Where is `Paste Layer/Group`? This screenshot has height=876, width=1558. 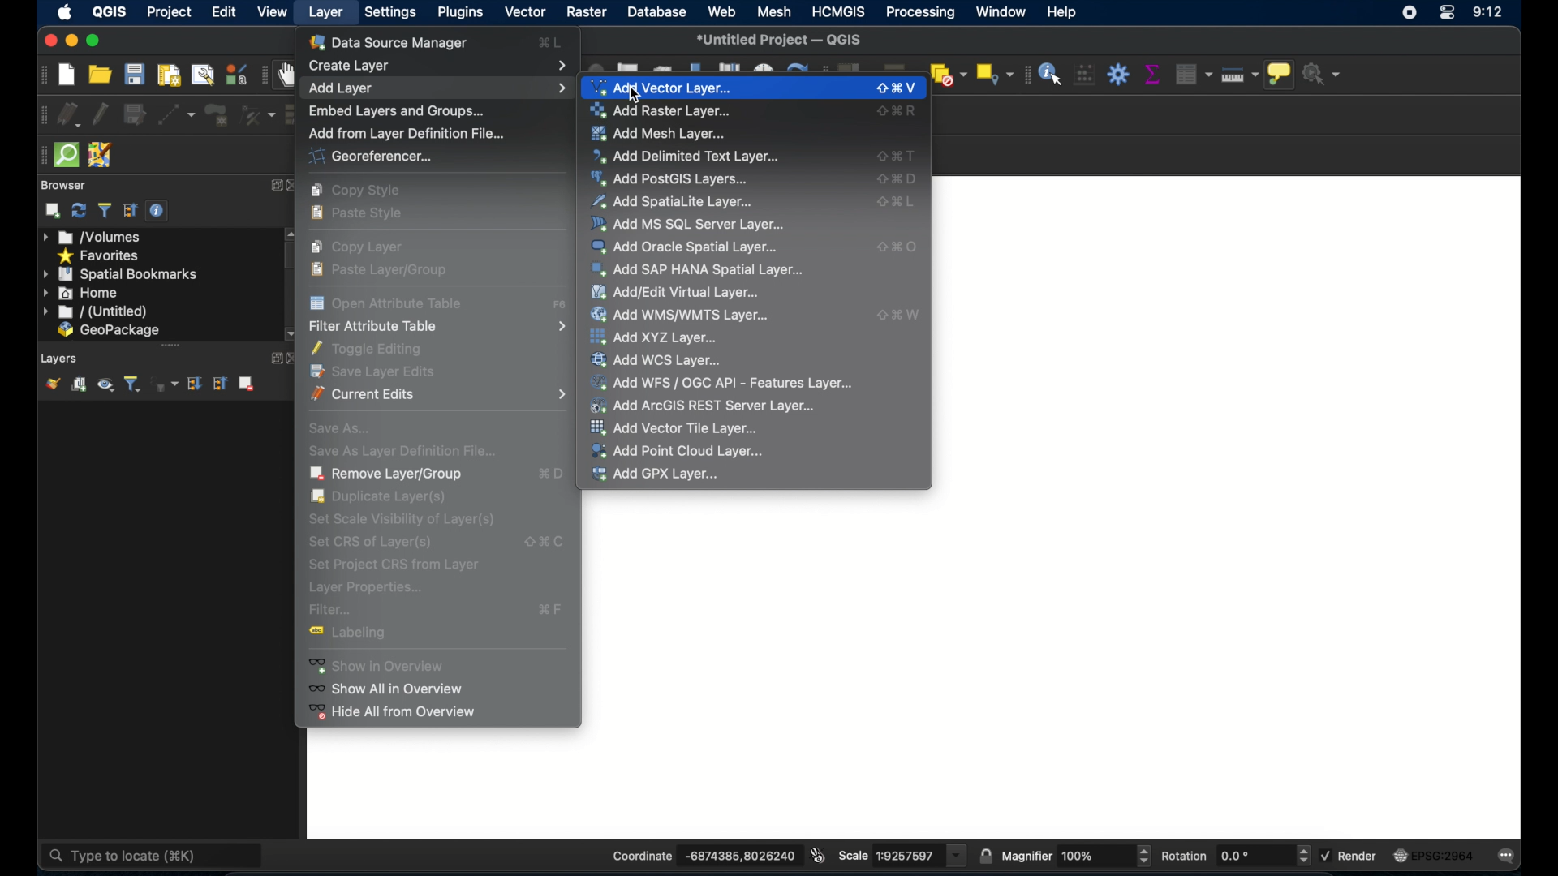 Paste Layer/Group is located at coordinates (411, 270).